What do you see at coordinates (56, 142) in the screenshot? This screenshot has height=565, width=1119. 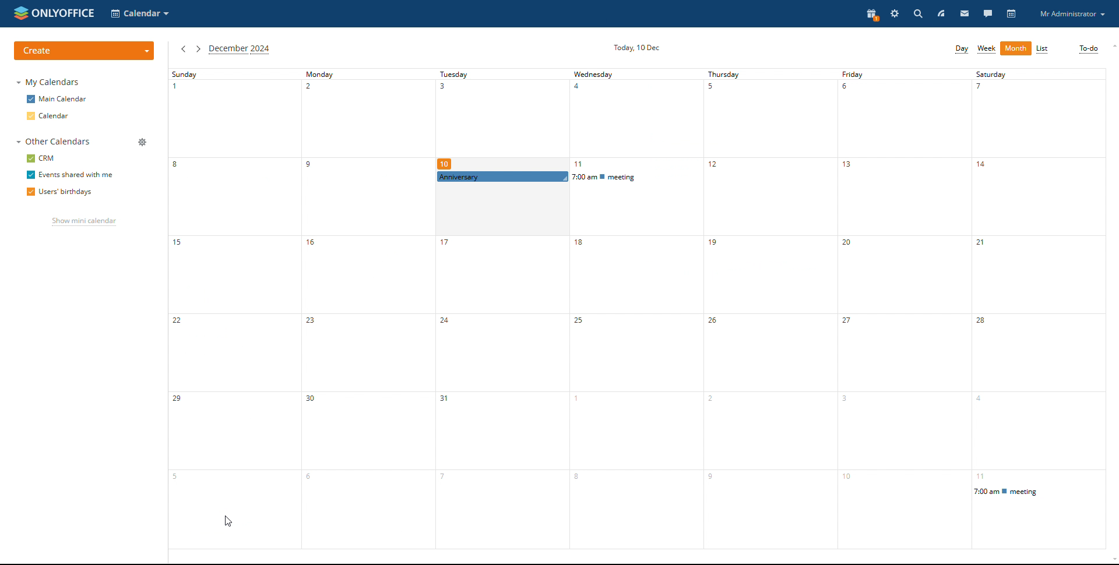 I see `other calendars` at bounding box center [56, 142].